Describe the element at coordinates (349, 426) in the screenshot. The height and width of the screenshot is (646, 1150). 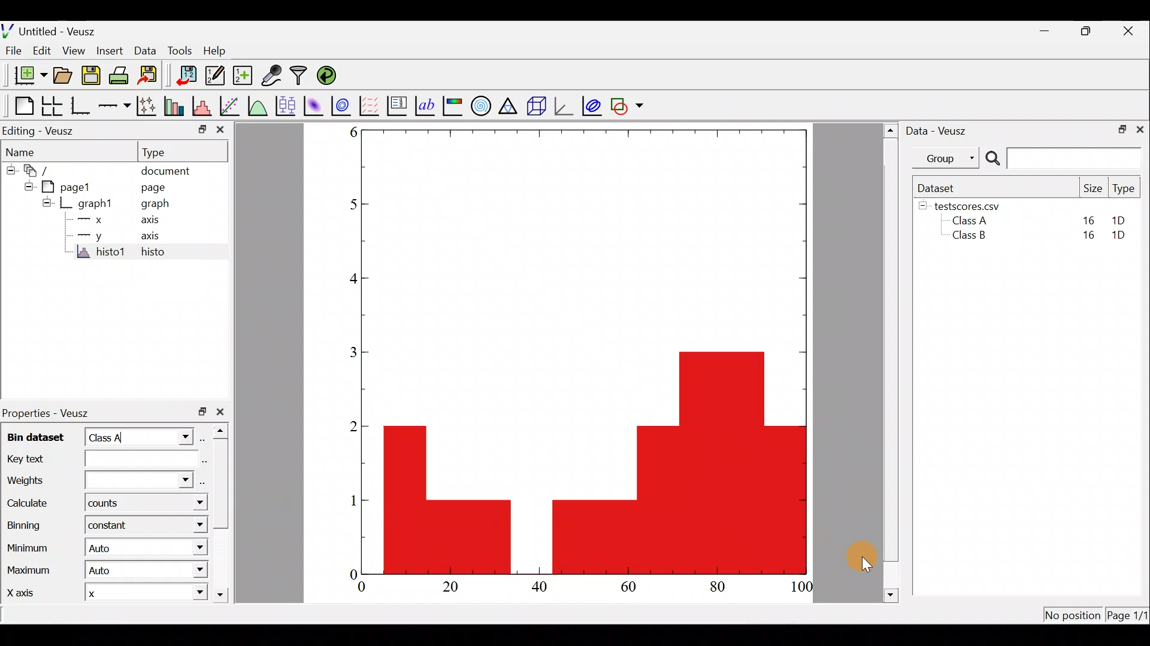
I see `2` at that location.